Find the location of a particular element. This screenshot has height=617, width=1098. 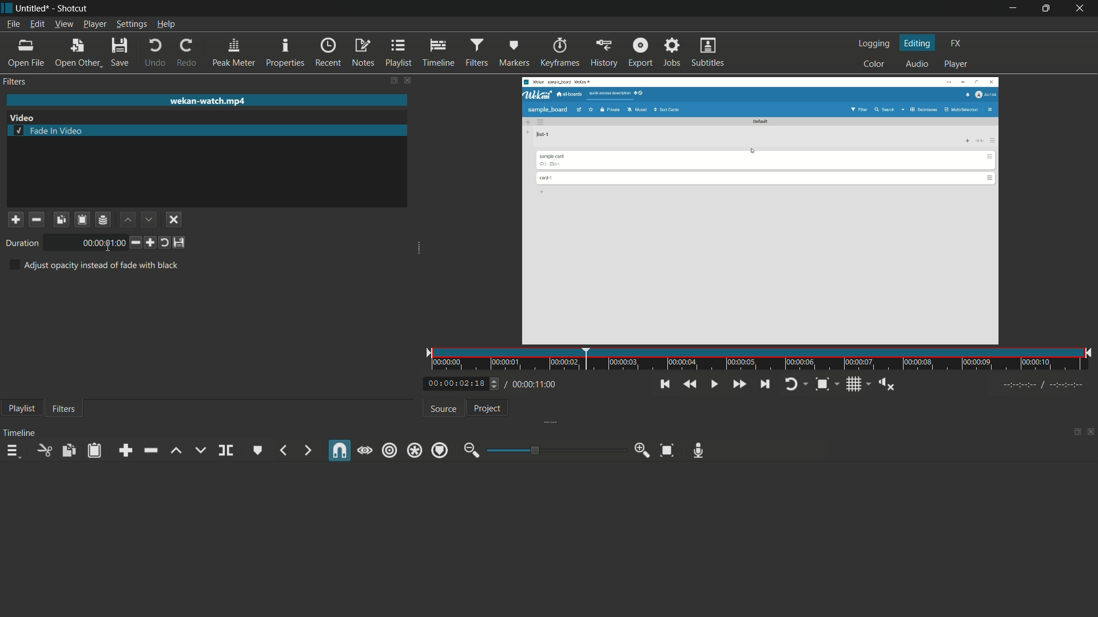

restore to default is located at coordinates (164, 242).